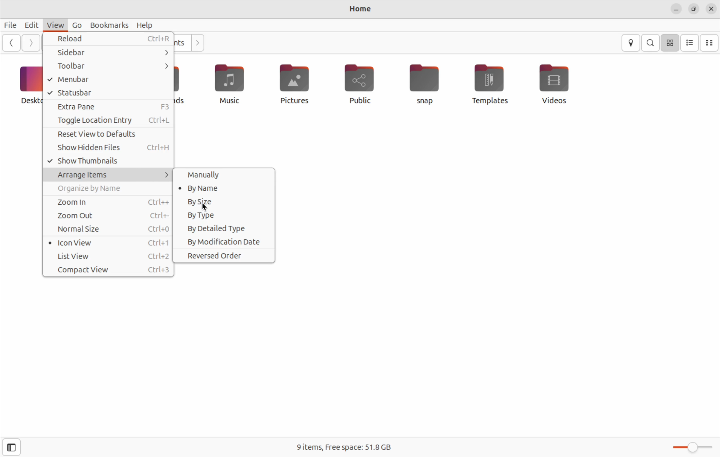  What do you see at coordinates (109, 257) in the screenshot?
I see `list view` at bounding box center [109, 257].